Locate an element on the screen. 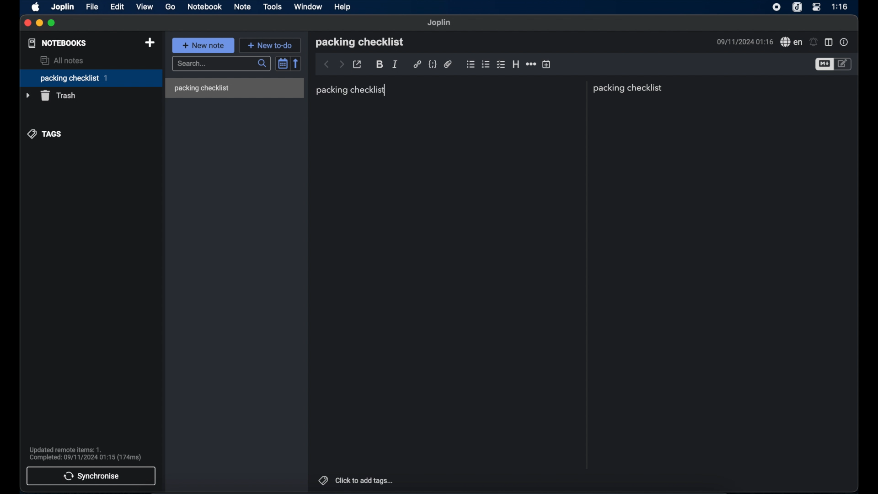 The width and height of the screenshot is (878, 494). italic is located at coordinates (395, 64).